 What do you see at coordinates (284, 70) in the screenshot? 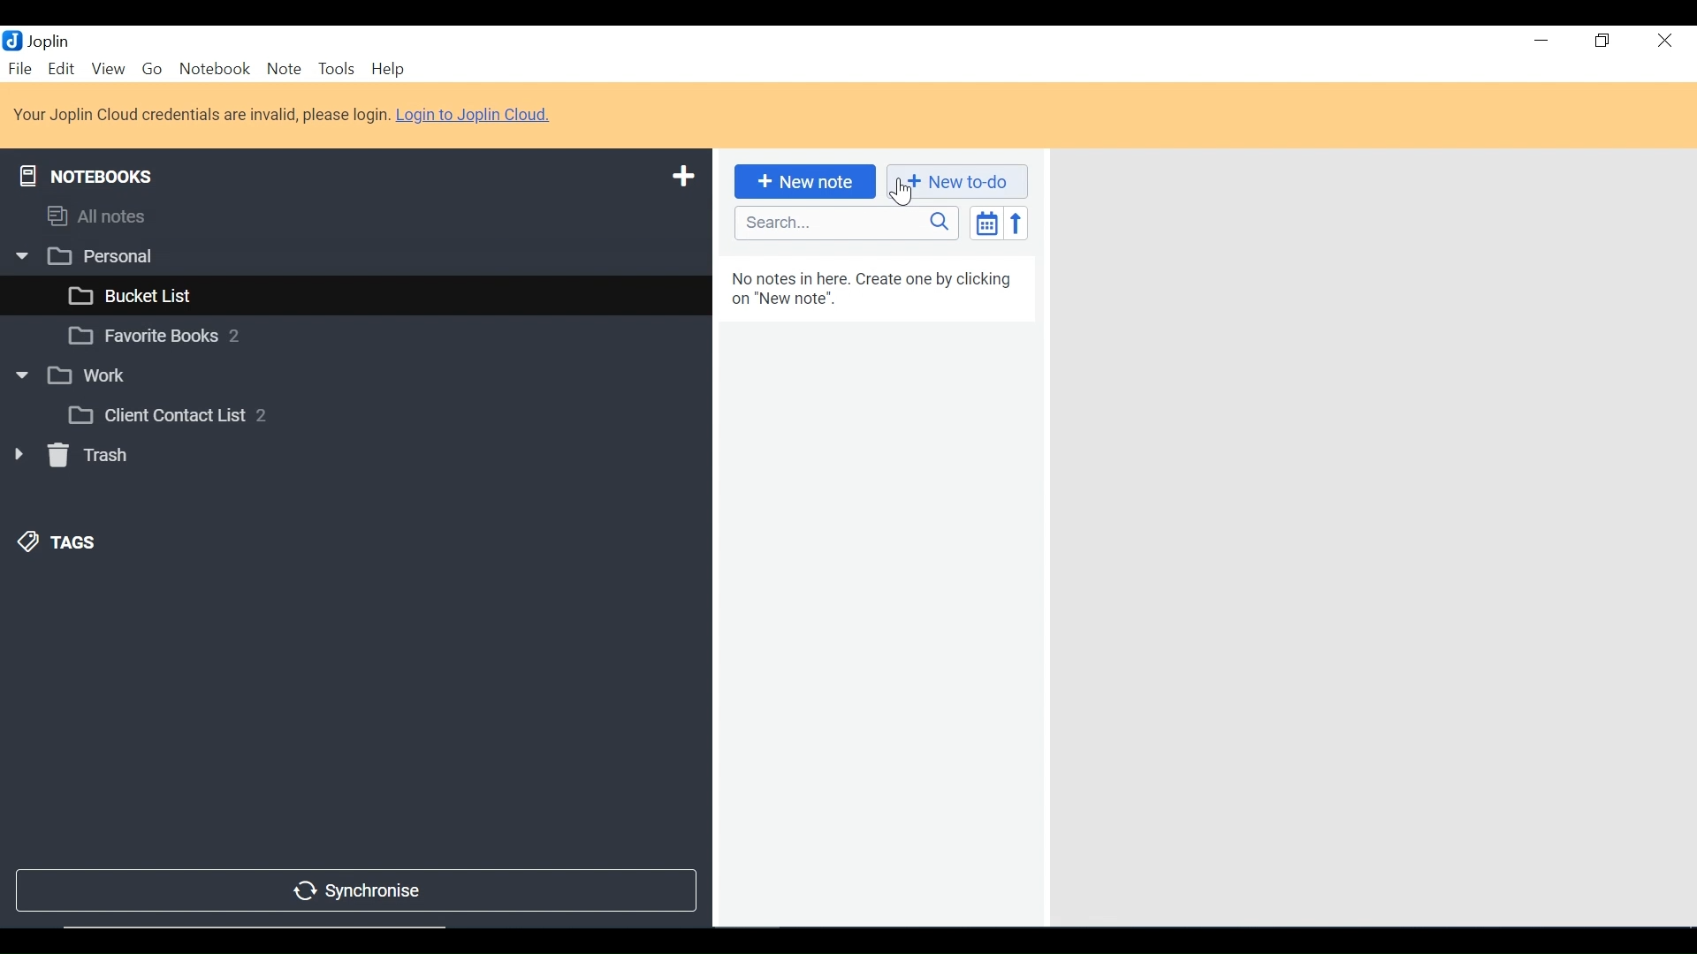
I see `Note` at bounding box center [284, 70].